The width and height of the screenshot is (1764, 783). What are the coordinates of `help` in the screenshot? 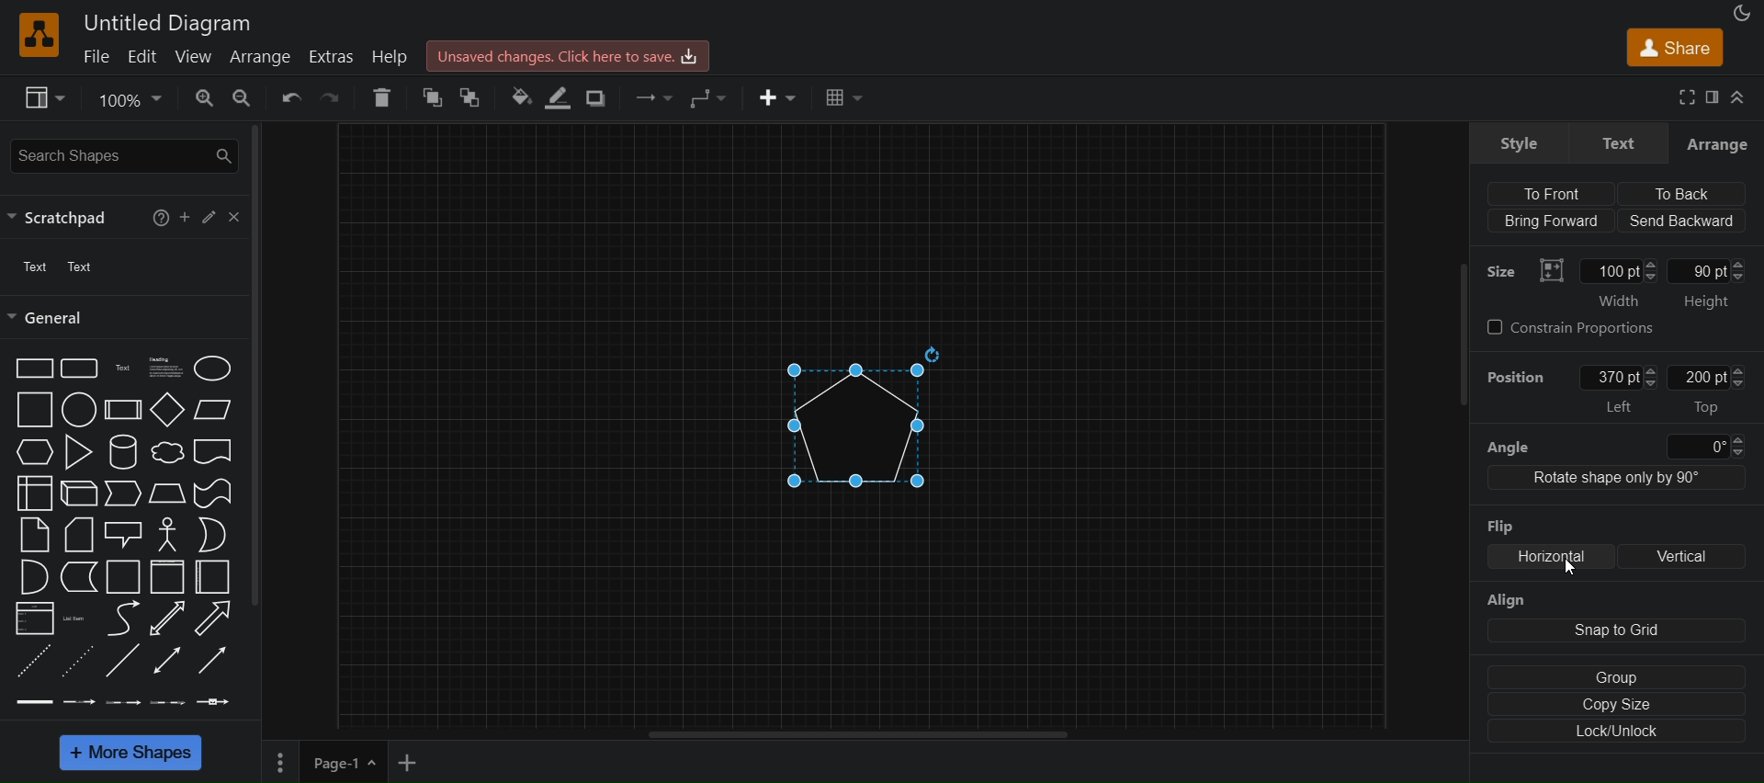 It's located at (161, 218).